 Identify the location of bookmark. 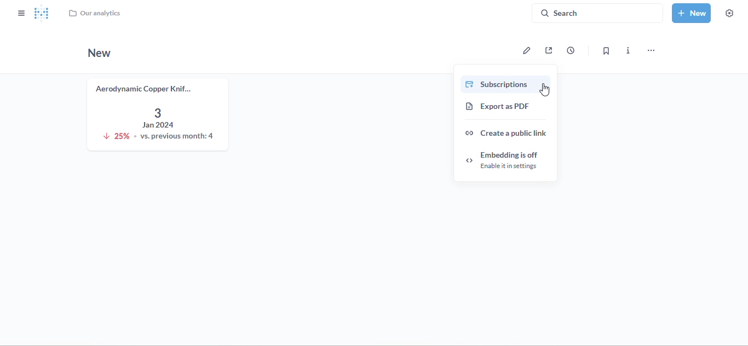
(606, 50).